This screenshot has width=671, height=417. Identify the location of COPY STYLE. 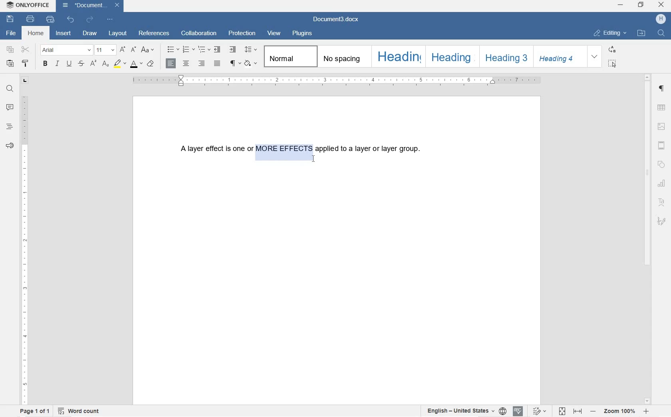
(26, 64).